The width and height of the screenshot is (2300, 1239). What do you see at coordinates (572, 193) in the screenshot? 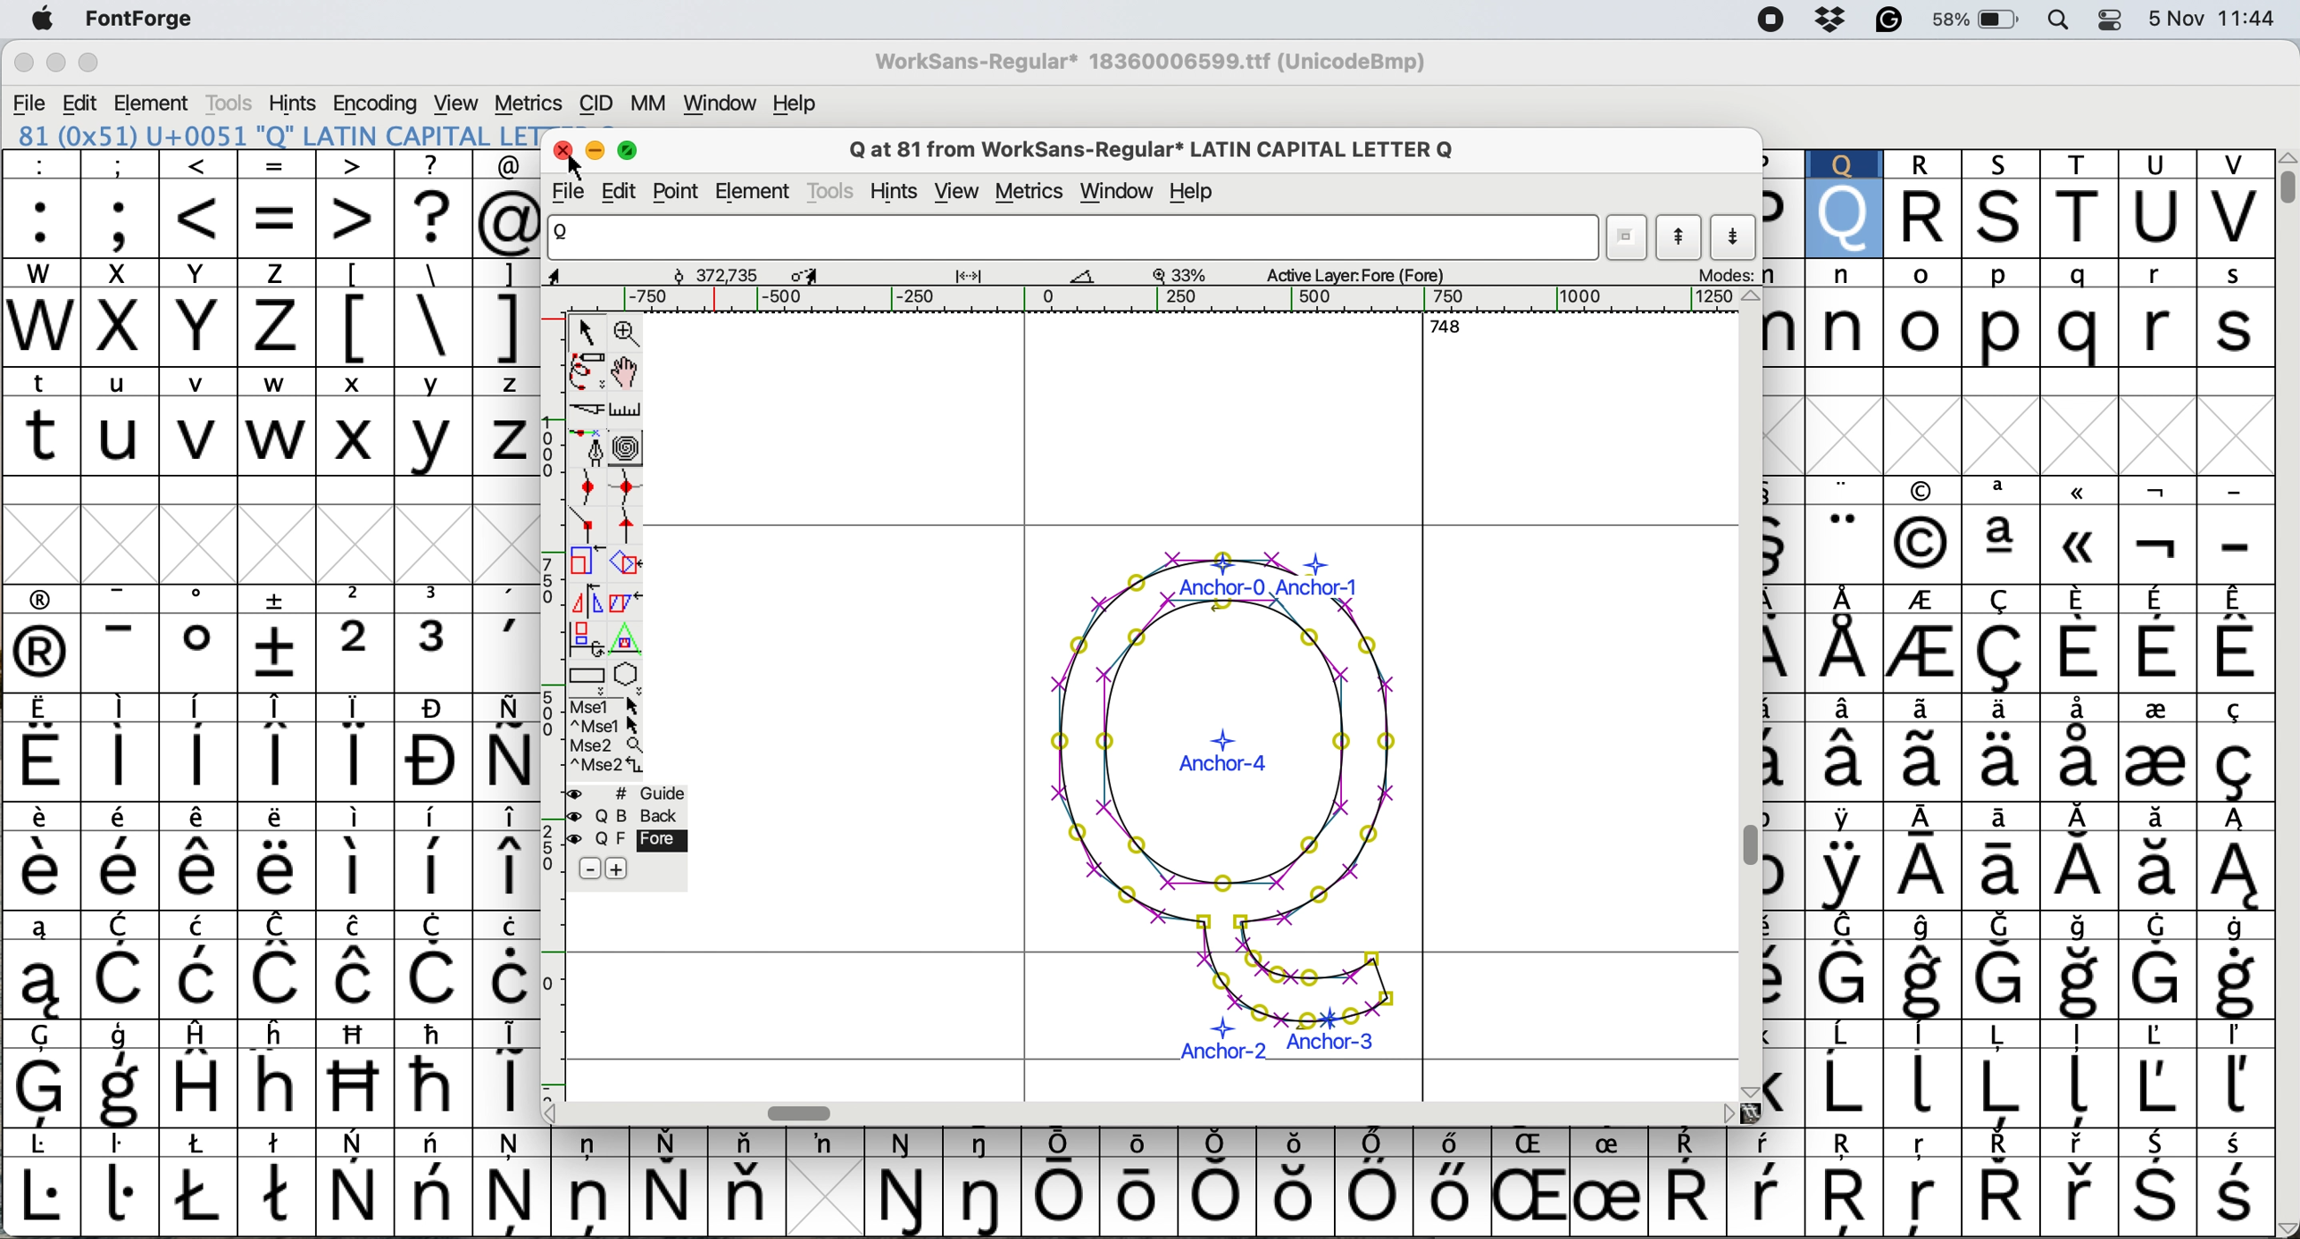
I see `file` at bounding box center [572, 193].